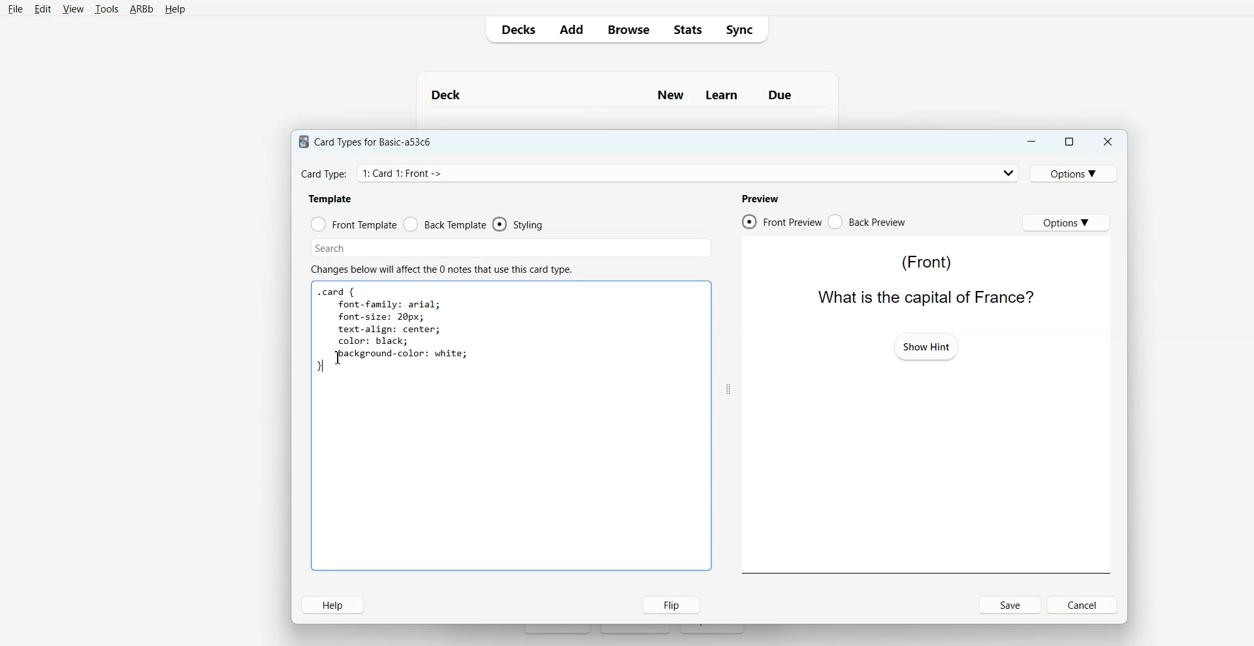 This screenshot has height=646, width=1254. Describe the element at coordinates (175, 10) in the screenshot. I see `Help` at that location.